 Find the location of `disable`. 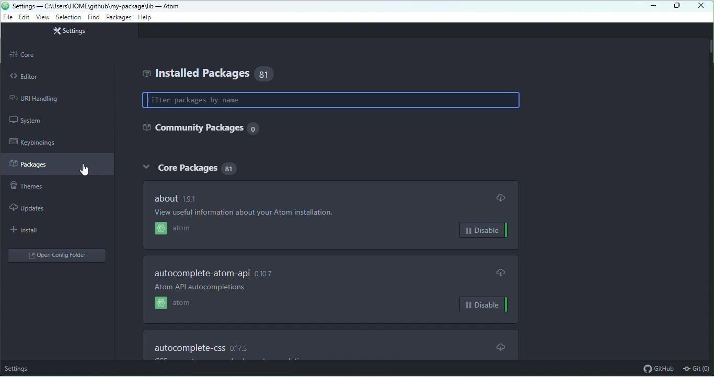

disable is located at coordinates (485, 304).